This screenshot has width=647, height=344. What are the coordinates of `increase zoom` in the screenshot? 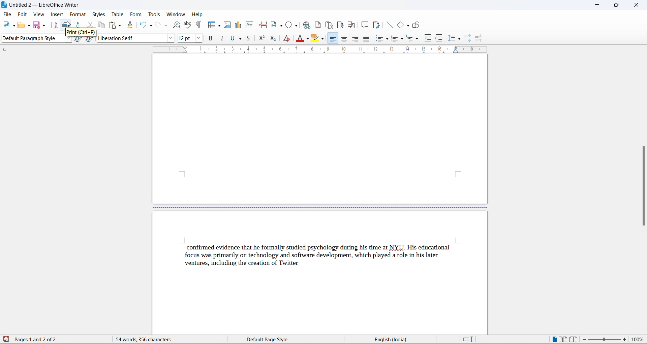 It's located at (626, 341).